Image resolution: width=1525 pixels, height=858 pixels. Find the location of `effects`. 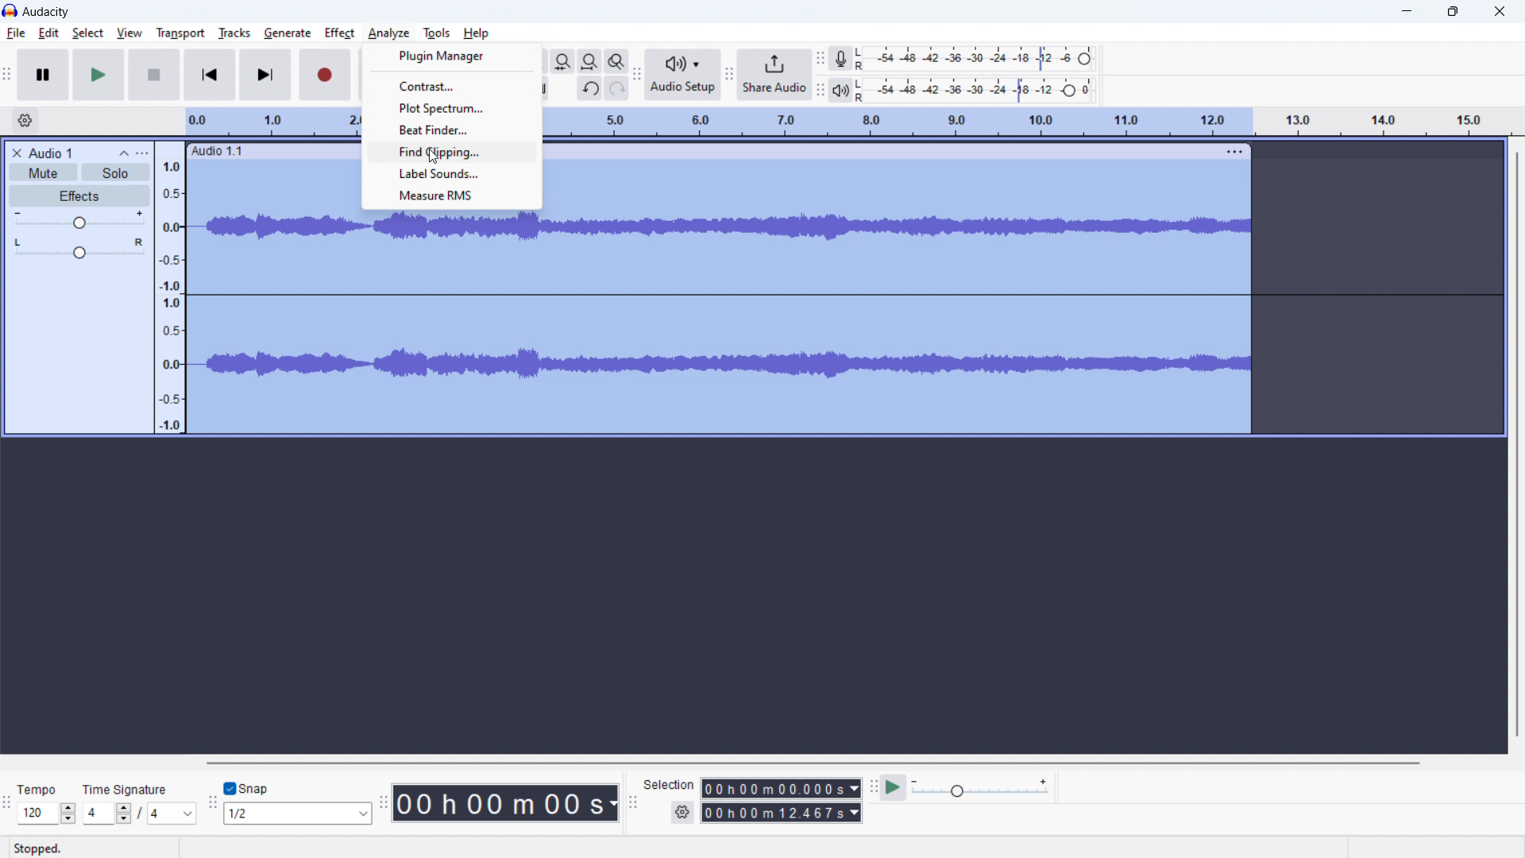

effects is located at coordinates (79, 195).